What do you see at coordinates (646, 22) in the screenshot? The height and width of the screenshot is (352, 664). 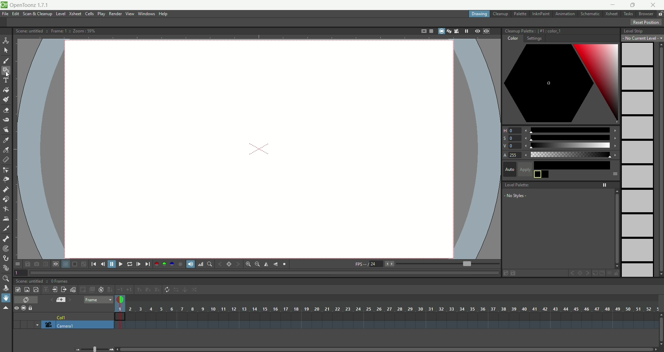 I see `Reset Position` at bounding box center [646, 22].